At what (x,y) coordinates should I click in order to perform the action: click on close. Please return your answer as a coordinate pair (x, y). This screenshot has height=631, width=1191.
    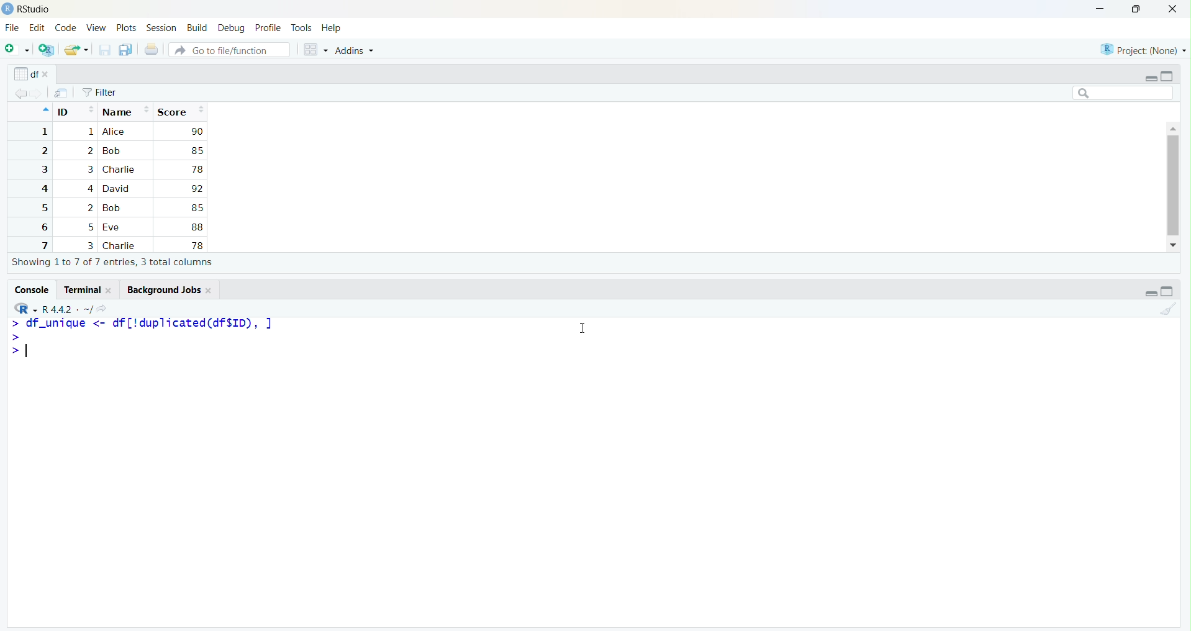
    Looking at the image, I should click on (48, 75).